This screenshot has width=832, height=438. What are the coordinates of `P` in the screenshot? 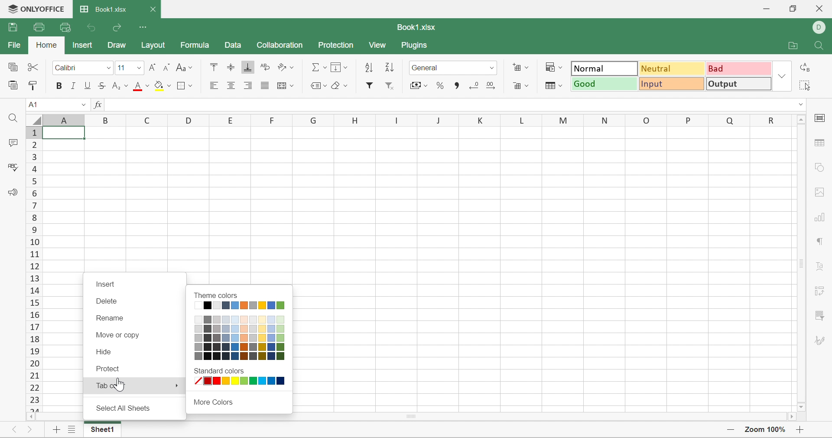 It's located at (690, 119).